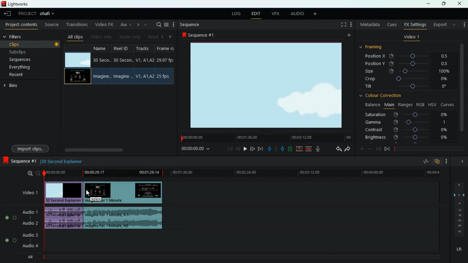 The image size is (468, 263). I want to click on minus, so click(371, 149).